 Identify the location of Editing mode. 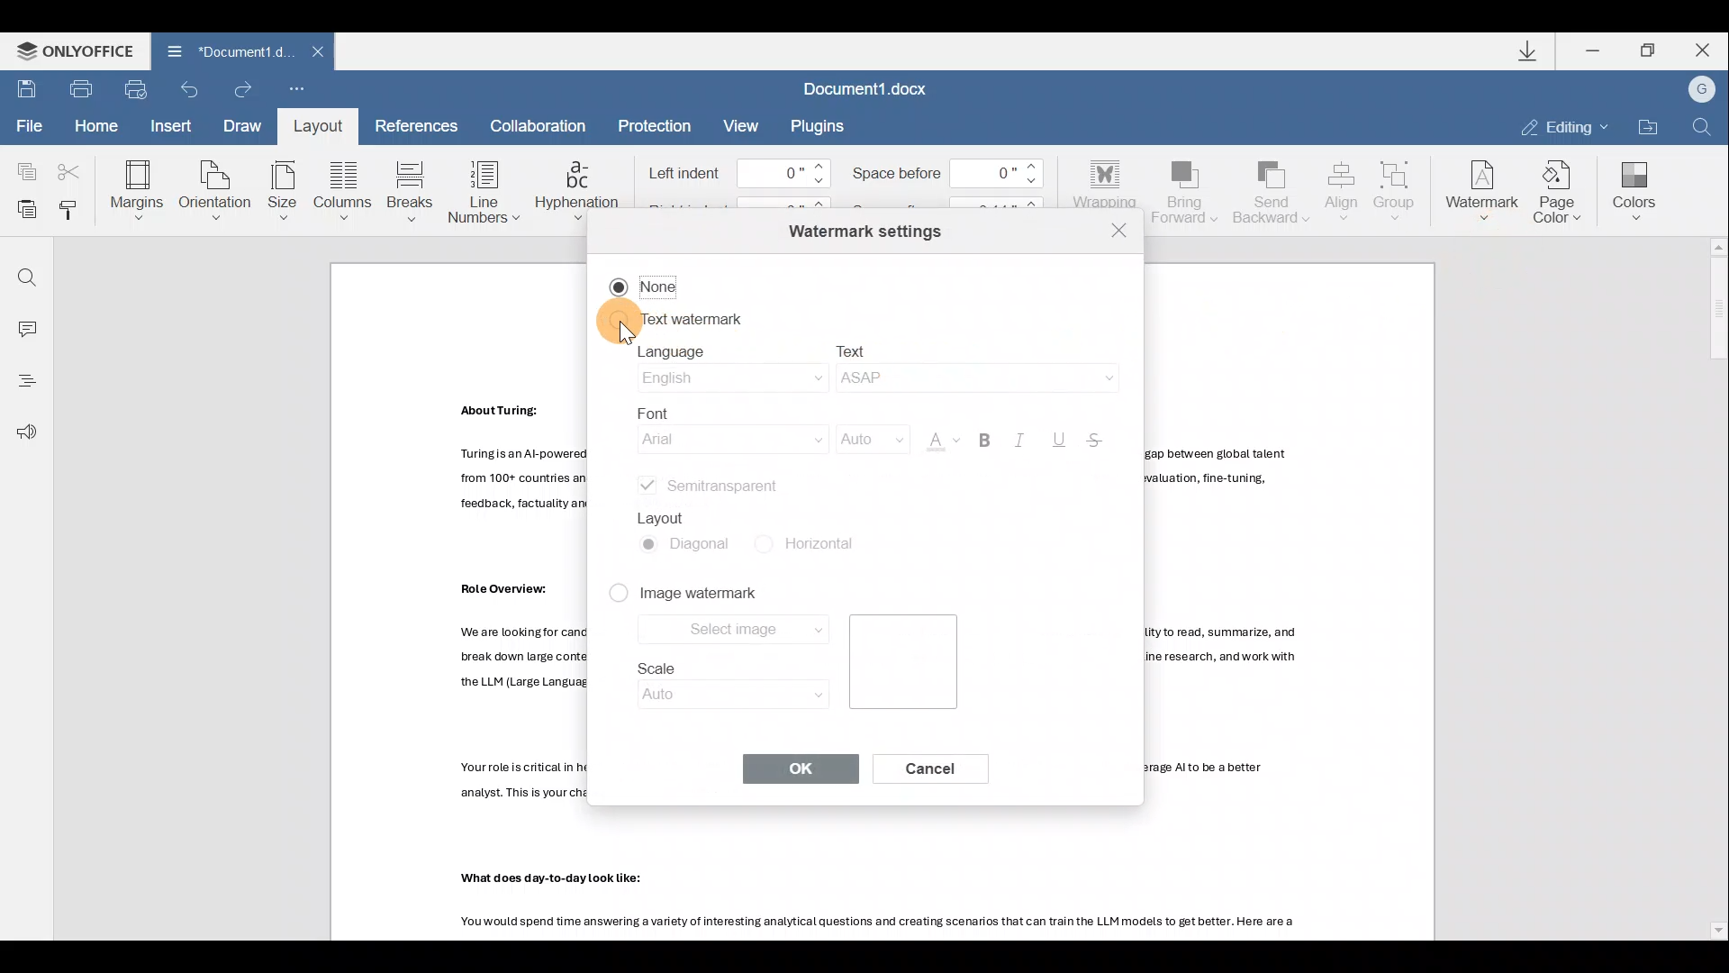
(1561, 125).